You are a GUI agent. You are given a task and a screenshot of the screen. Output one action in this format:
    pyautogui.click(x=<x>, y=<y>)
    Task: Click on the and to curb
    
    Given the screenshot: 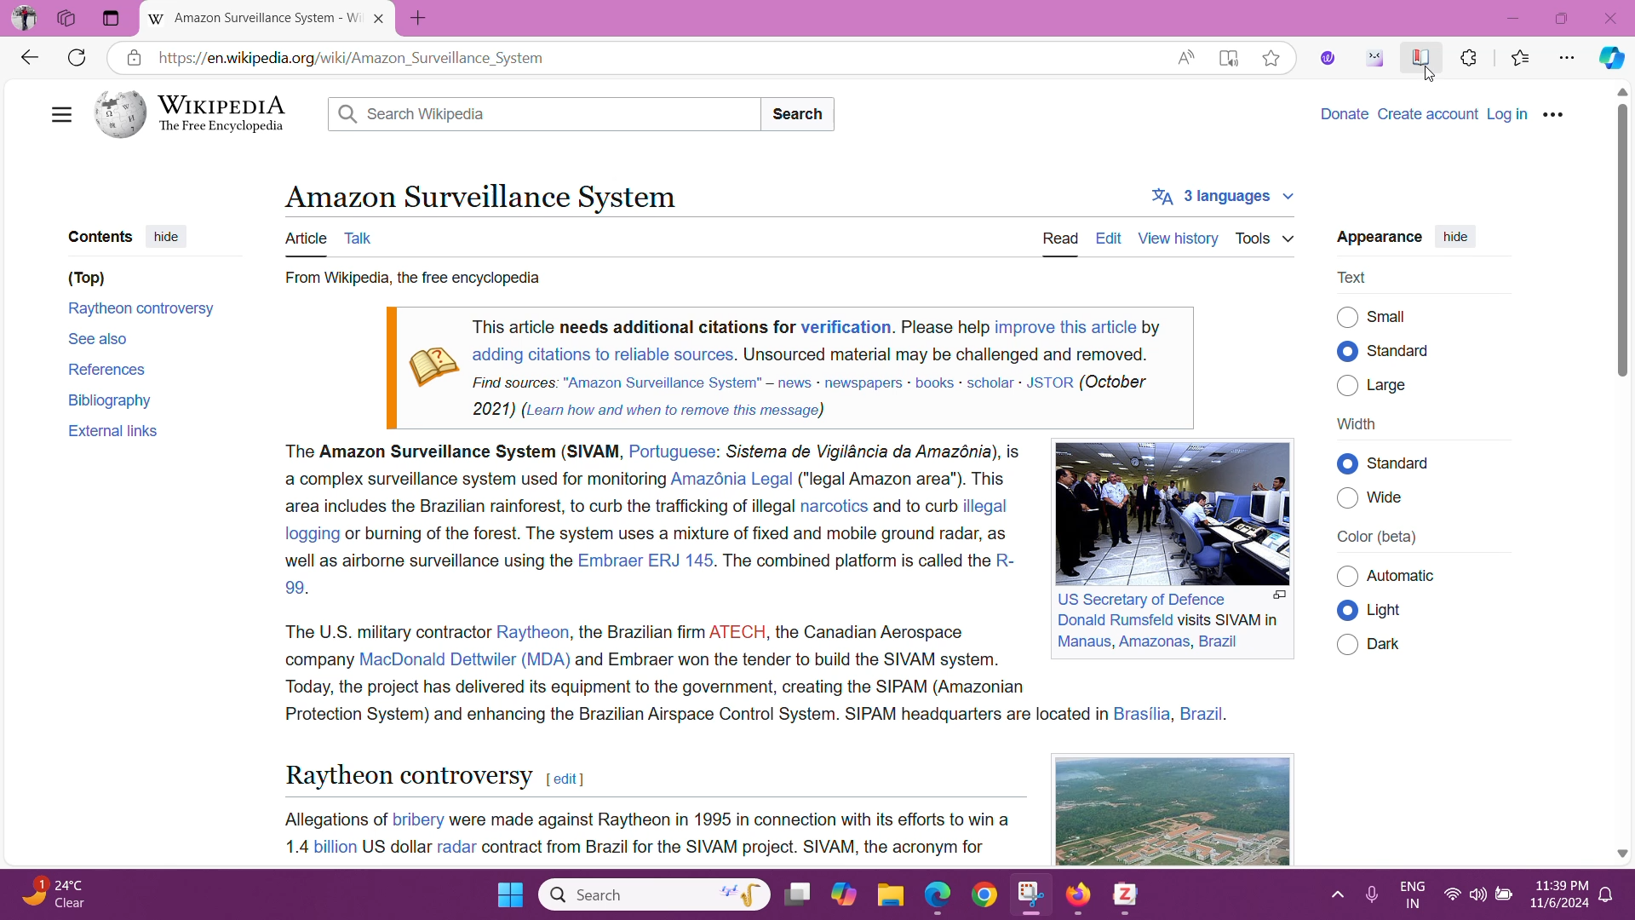 What is the action you would take?
    pyautogui.click(x=914, y=507)
    